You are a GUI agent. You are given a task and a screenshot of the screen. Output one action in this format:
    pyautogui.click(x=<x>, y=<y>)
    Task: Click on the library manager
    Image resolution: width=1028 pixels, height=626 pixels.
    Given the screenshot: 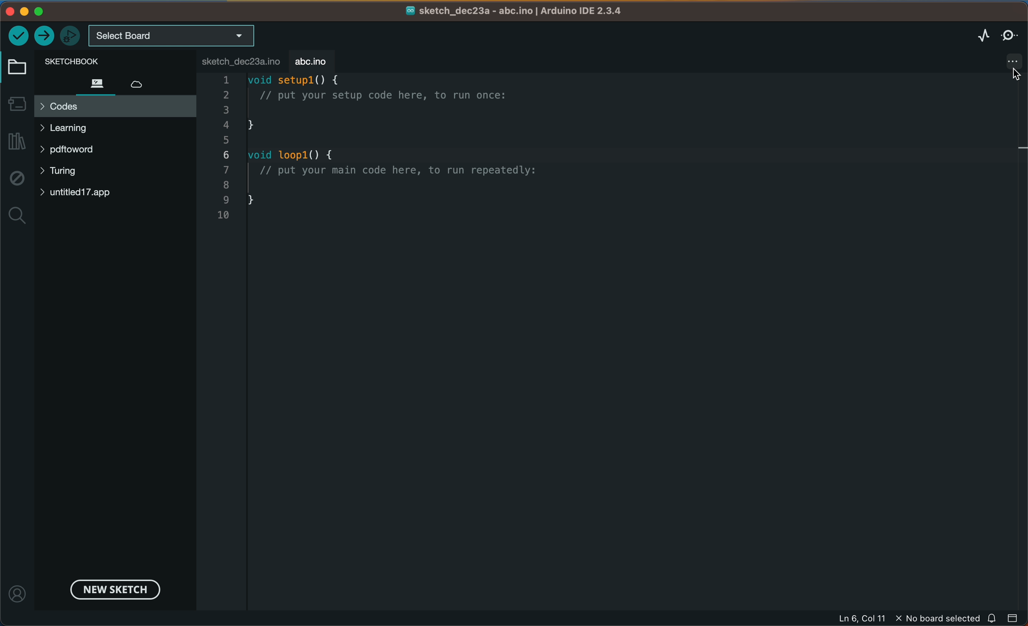 What is the action you would take?
    pyautogui.click(x=16, y=141)
    